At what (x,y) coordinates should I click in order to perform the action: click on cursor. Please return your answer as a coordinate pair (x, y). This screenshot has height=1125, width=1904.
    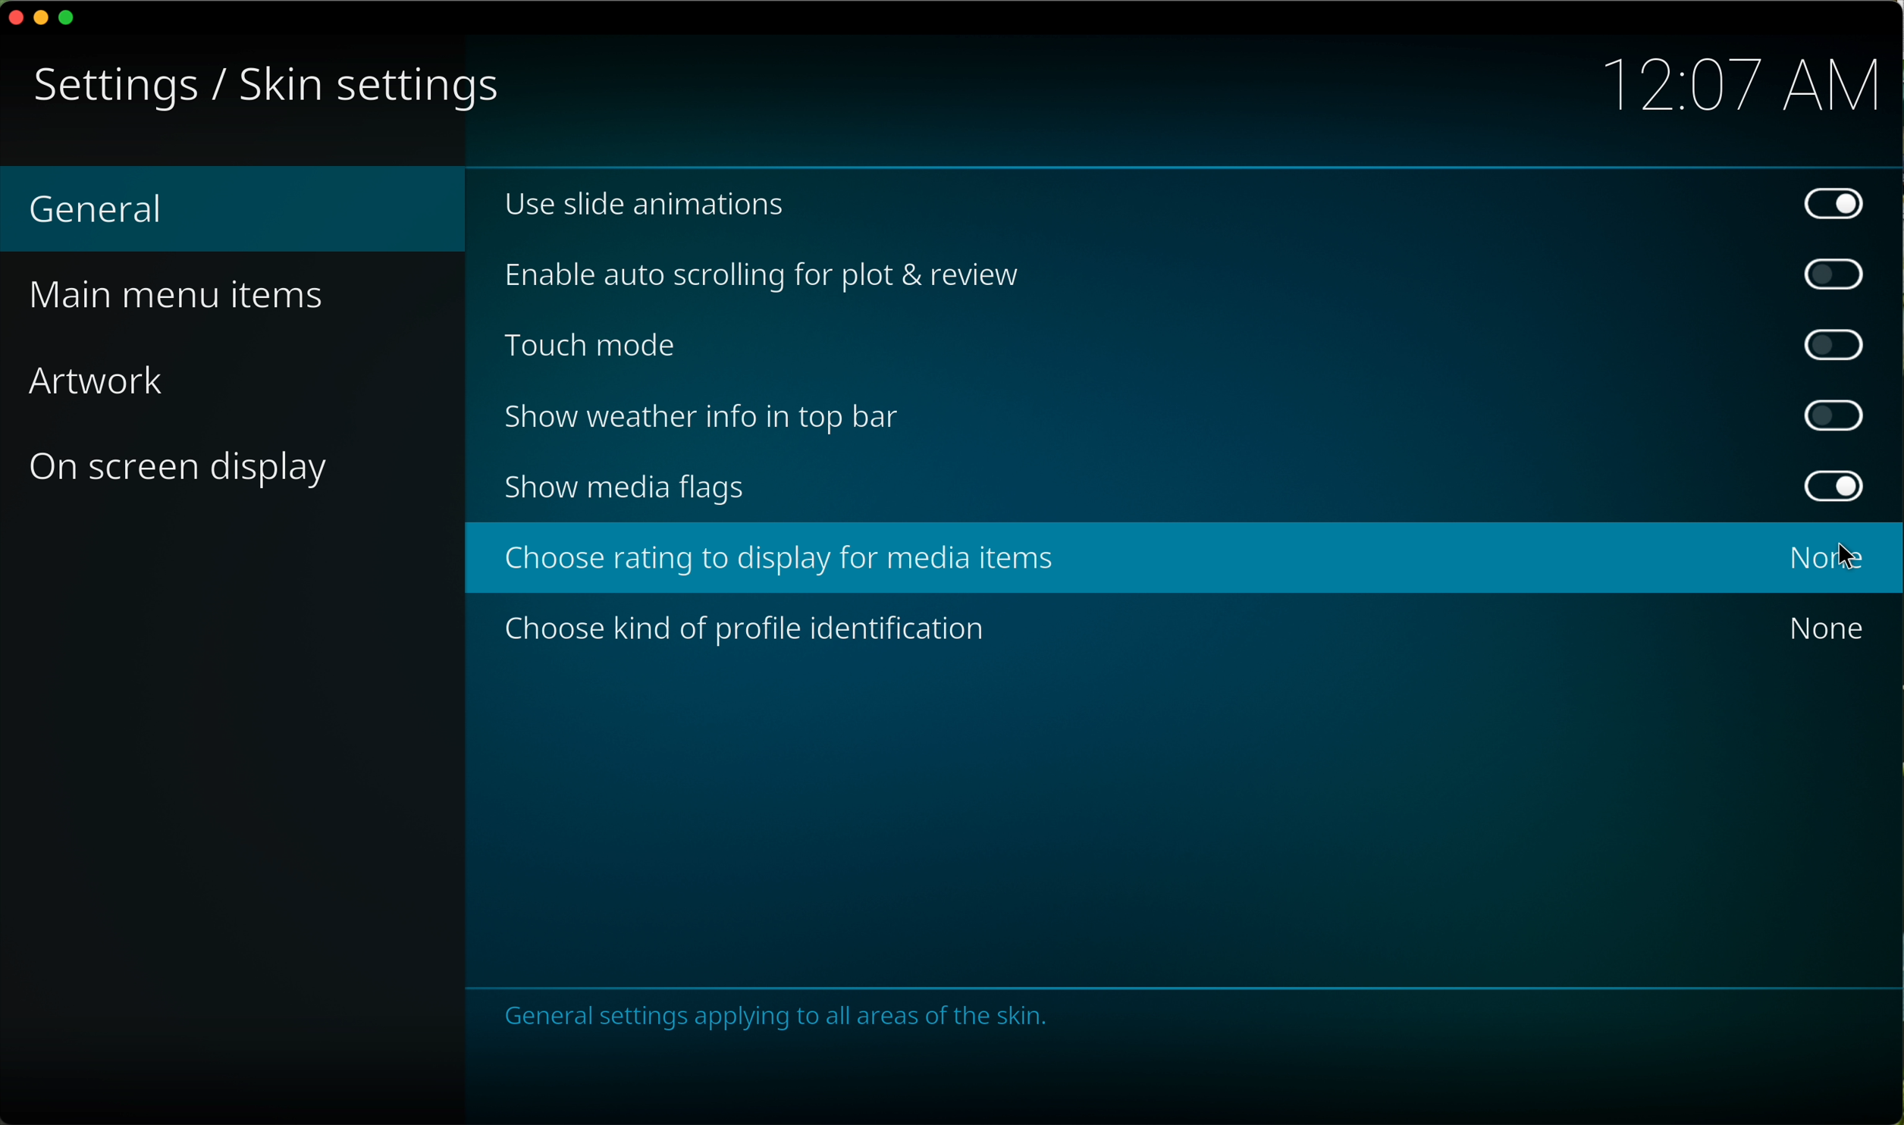
    Looking at the image, I should click on (1844, 559).